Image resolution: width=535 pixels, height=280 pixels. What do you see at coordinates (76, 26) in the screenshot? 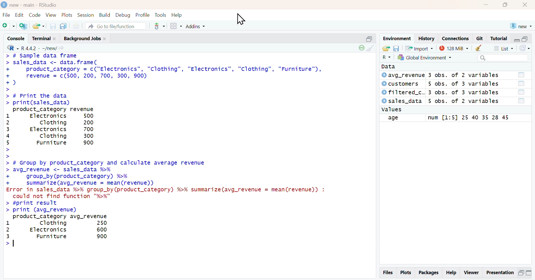
I see `Print the current file` at bounding box center [76, 26].